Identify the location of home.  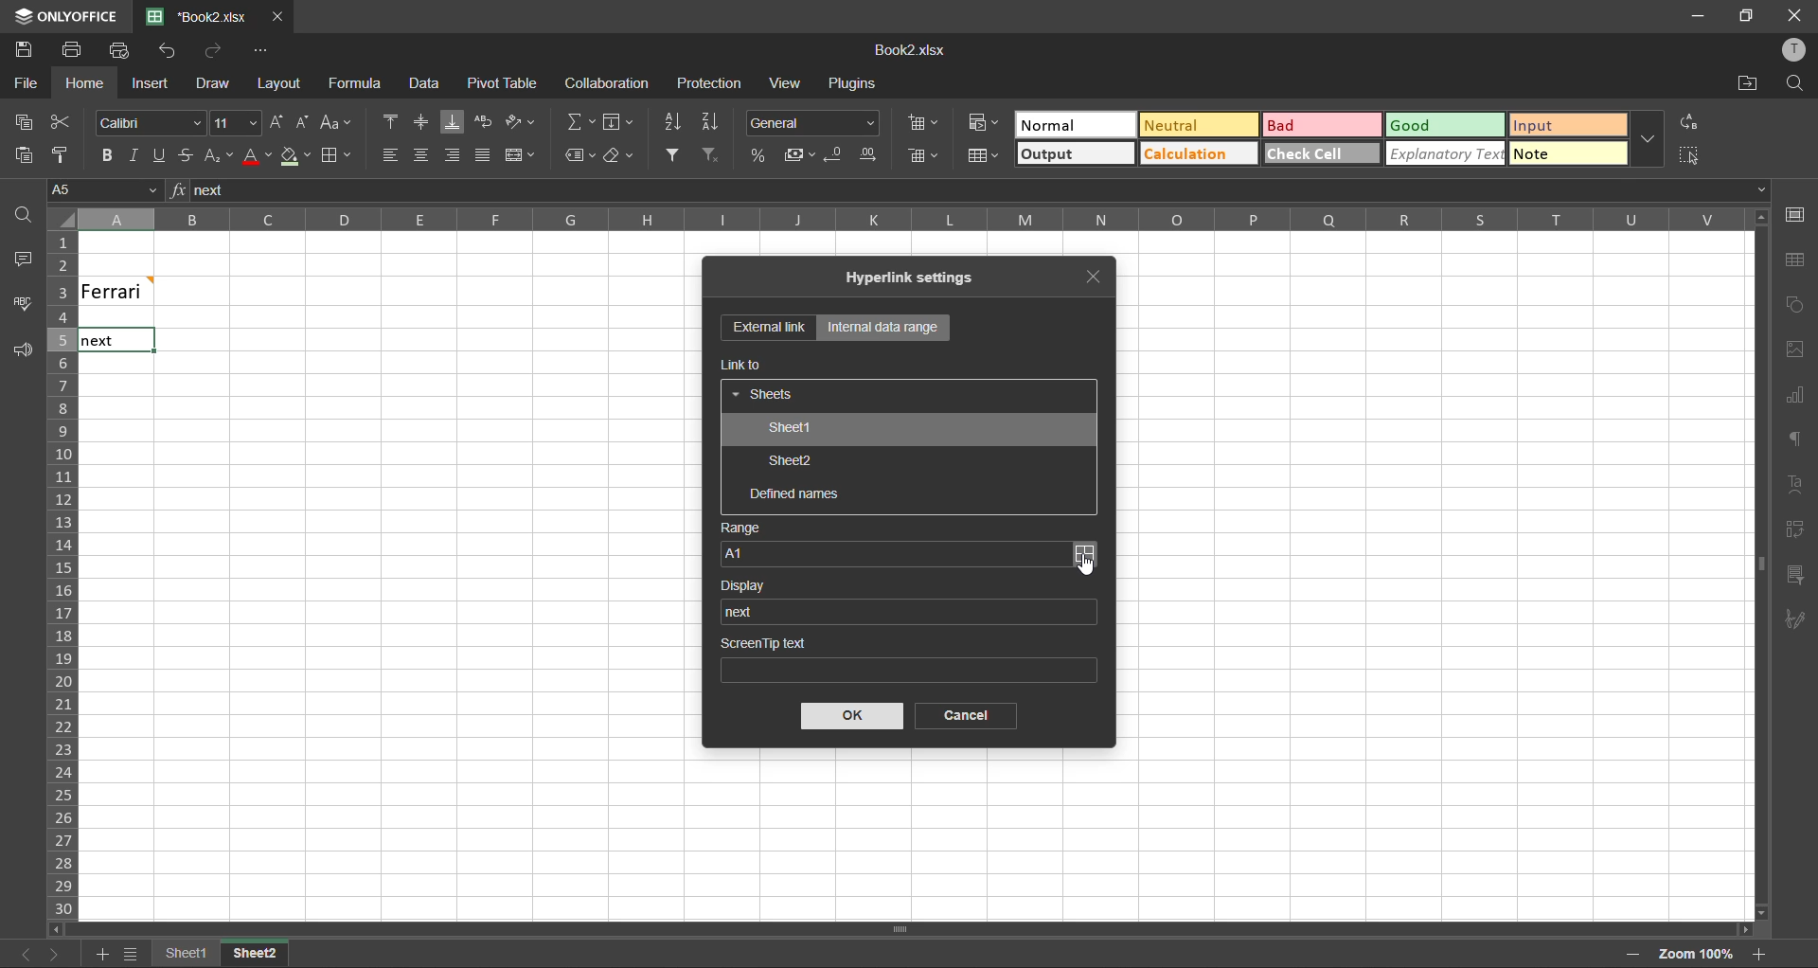
(80, 83).